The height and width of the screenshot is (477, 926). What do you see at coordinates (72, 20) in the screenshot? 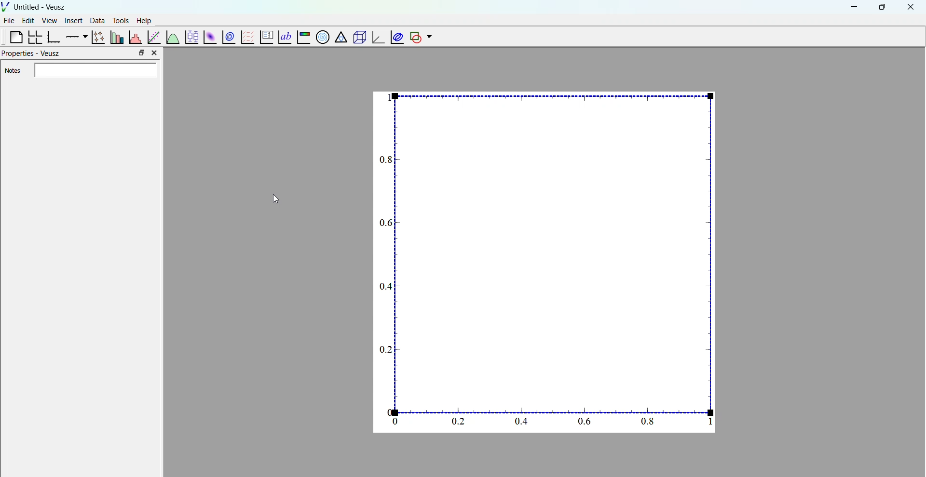
I see `insert` at bounding box center [72, 20].